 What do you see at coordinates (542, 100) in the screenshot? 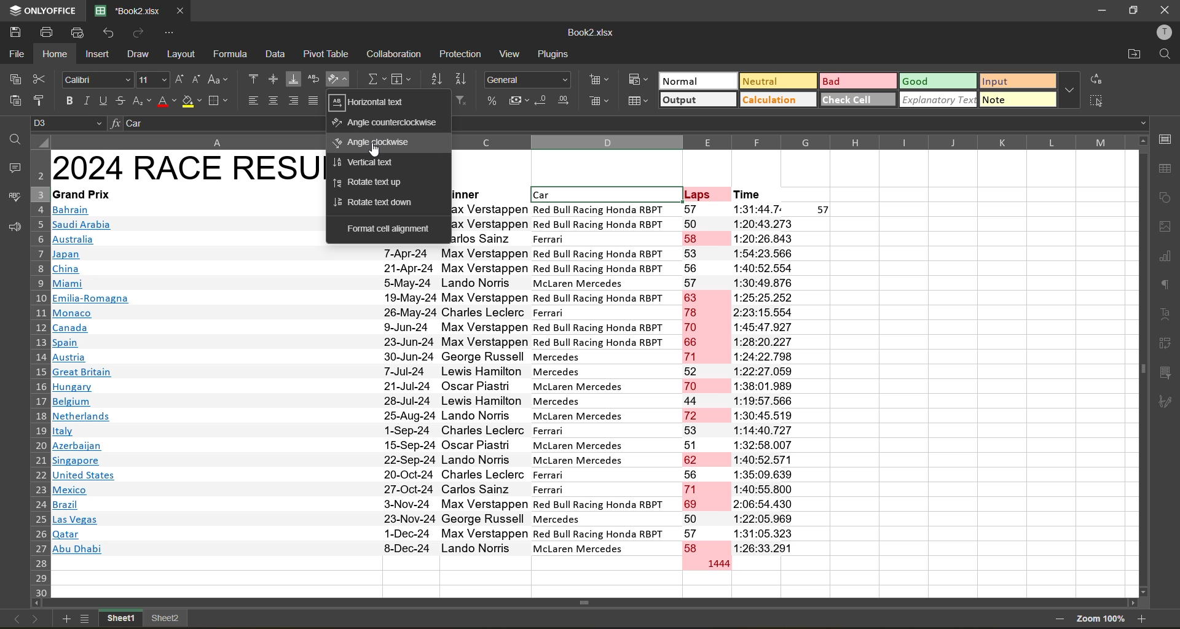
I see `decrease decimal` at bounding box center [542, 100].